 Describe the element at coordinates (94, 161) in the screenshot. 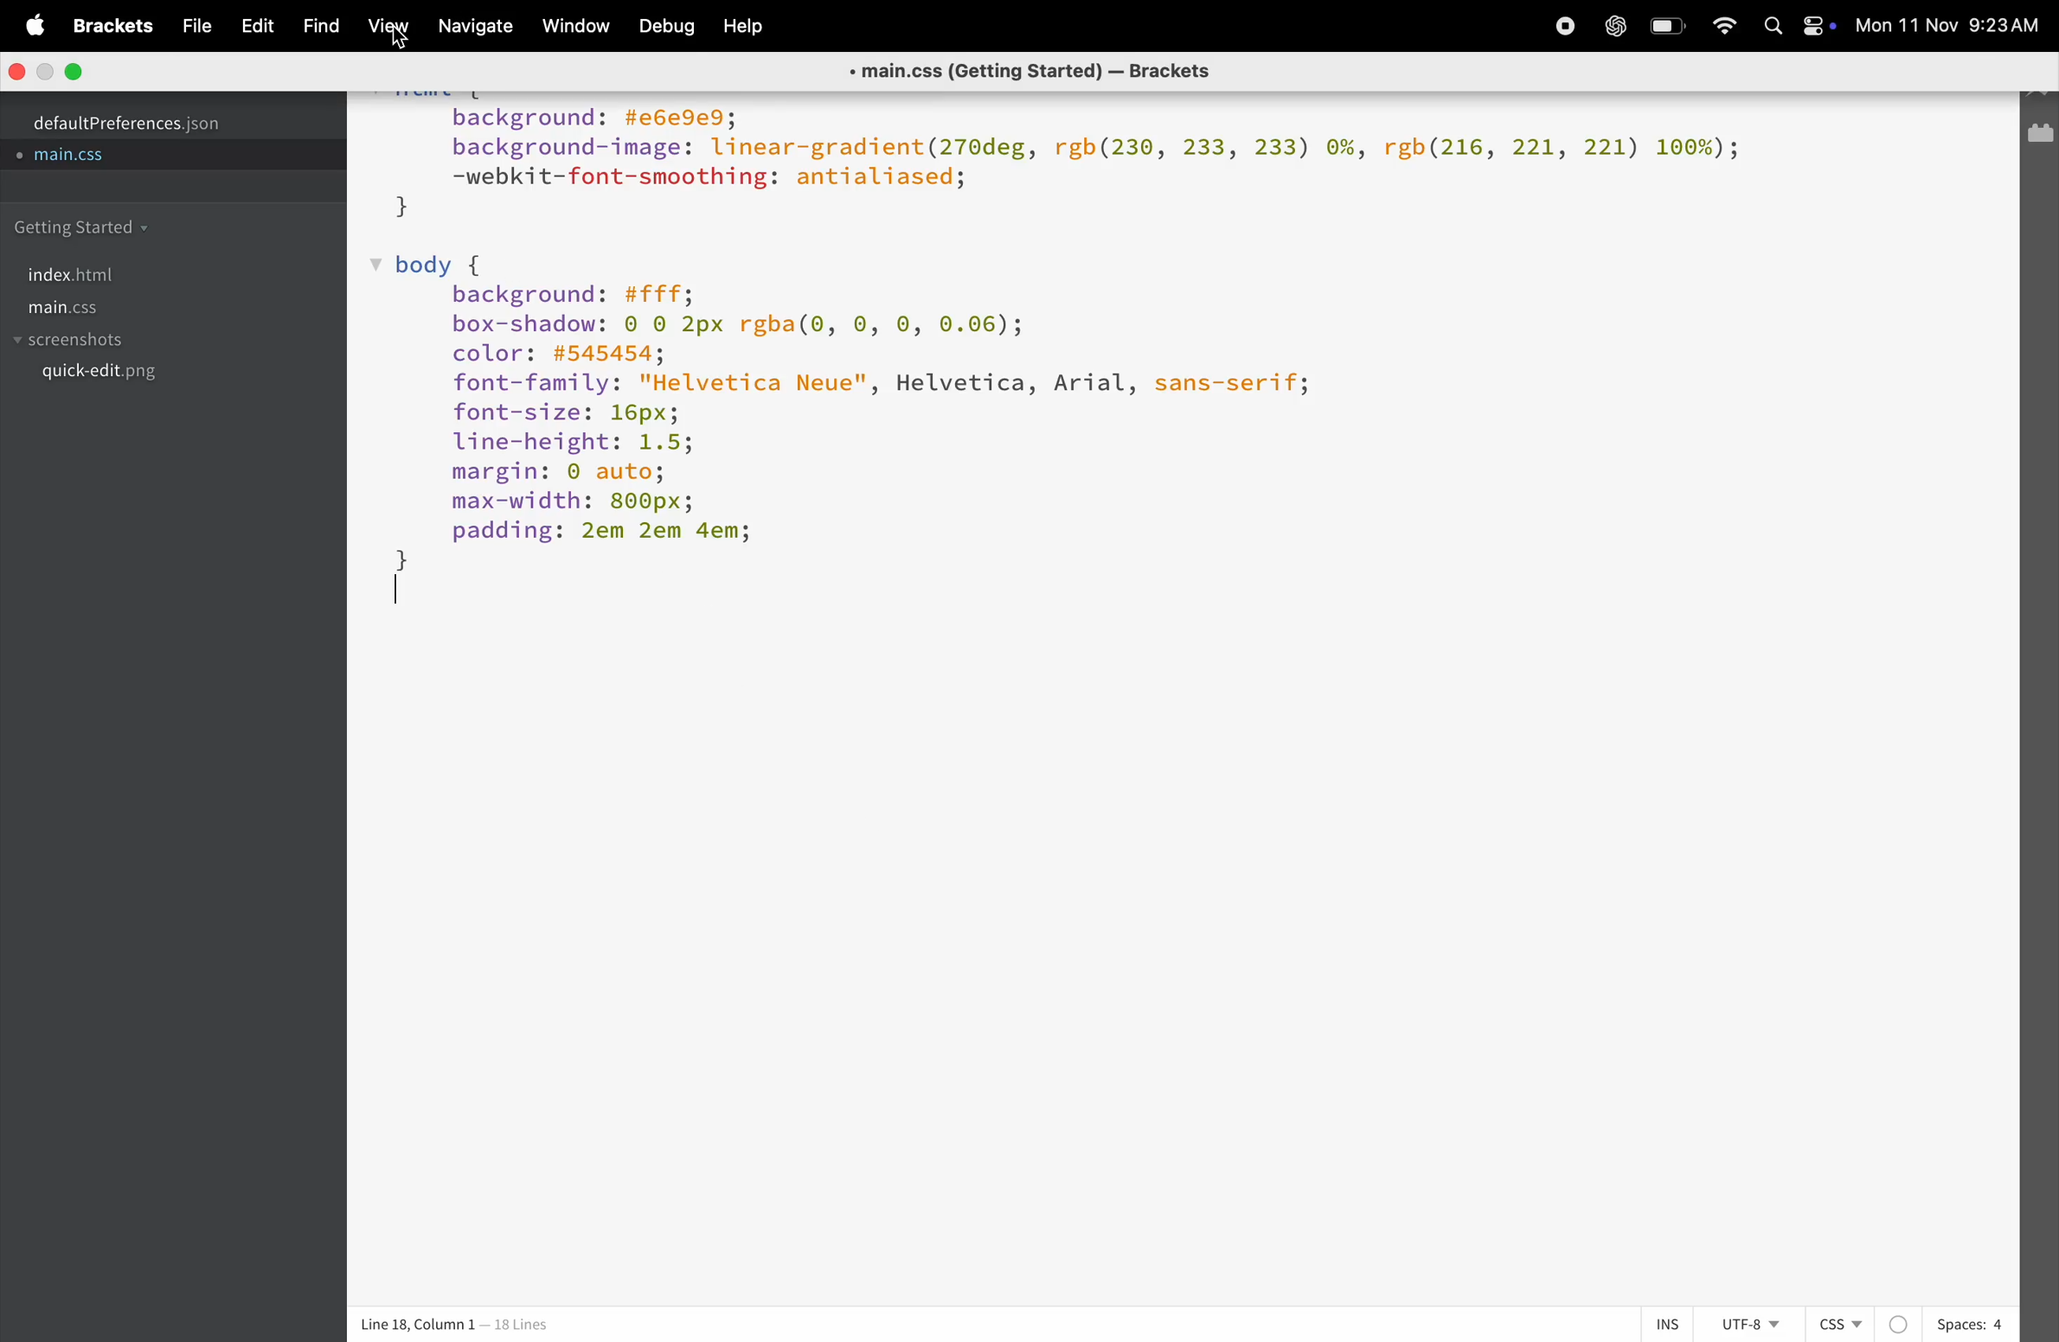

I see `main.css` at that location.